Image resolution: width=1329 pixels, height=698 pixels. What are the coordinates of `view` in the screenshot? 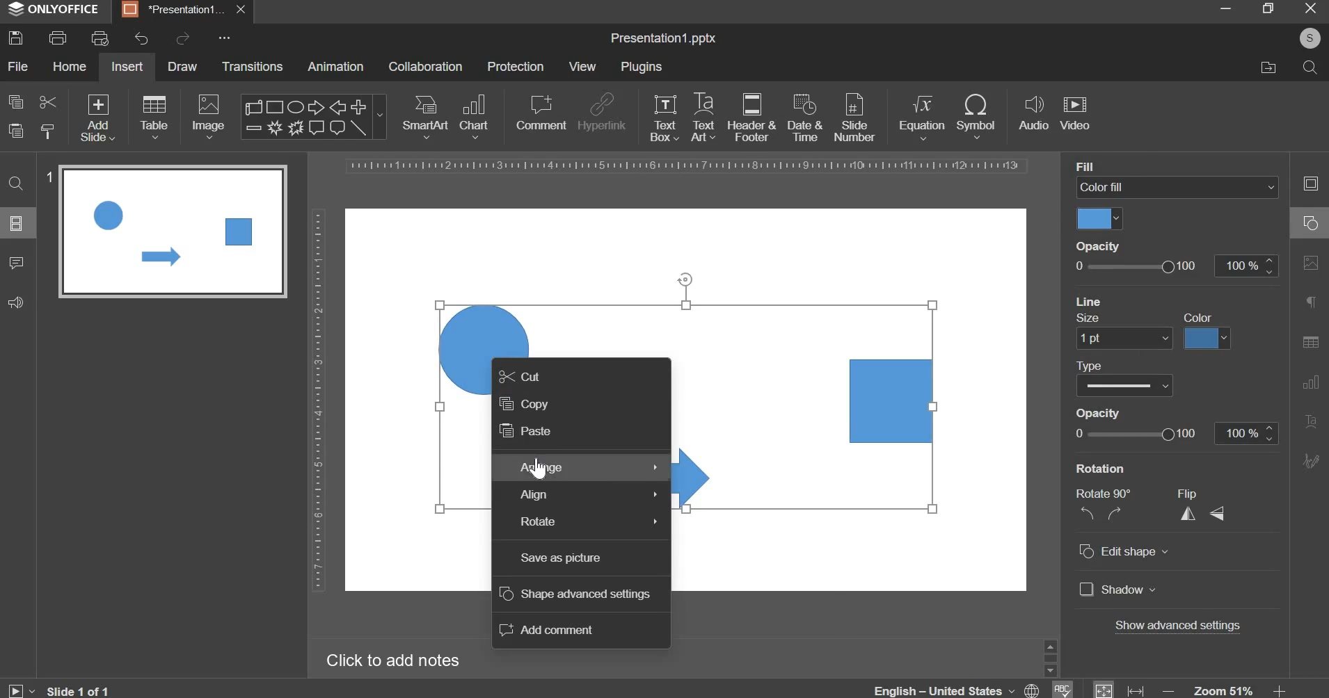 It's located at (582, 66).